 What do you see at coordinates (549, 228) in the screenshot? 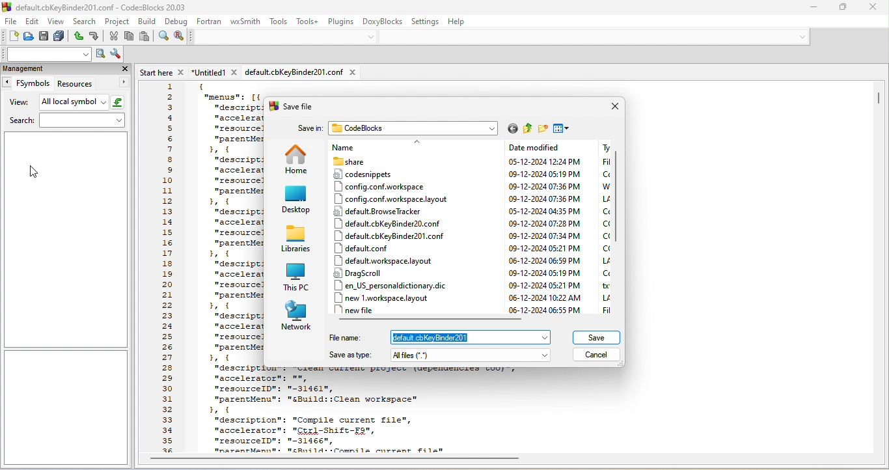
I see `date modified` at bounding box center [549, 228].